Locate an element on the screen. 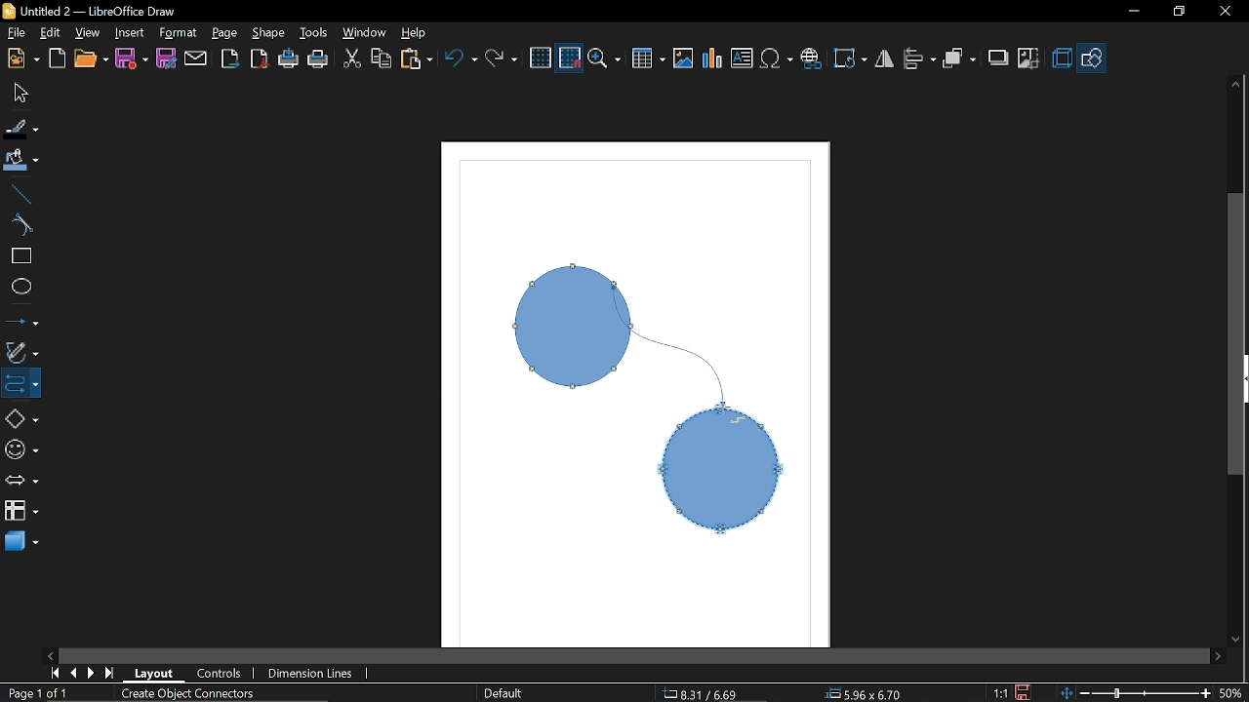 The width and height of the screenshot is (1249, 702). Current window is located at coordinates (90, 11).